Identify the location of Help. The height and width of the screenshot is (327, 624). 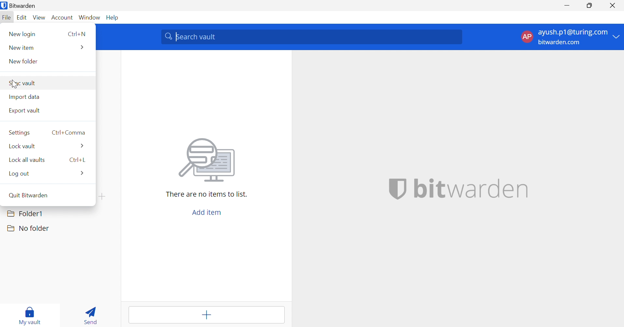
(114, 18).